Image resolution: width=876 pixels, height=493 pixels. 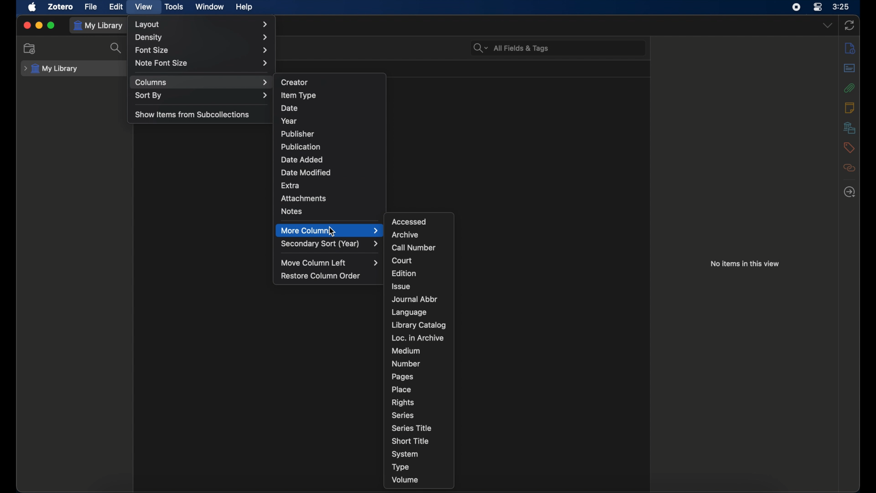 What do you see at coordinates (52, 26) in the screenshot?
I see `maximize` at bounding box center [52, 26].